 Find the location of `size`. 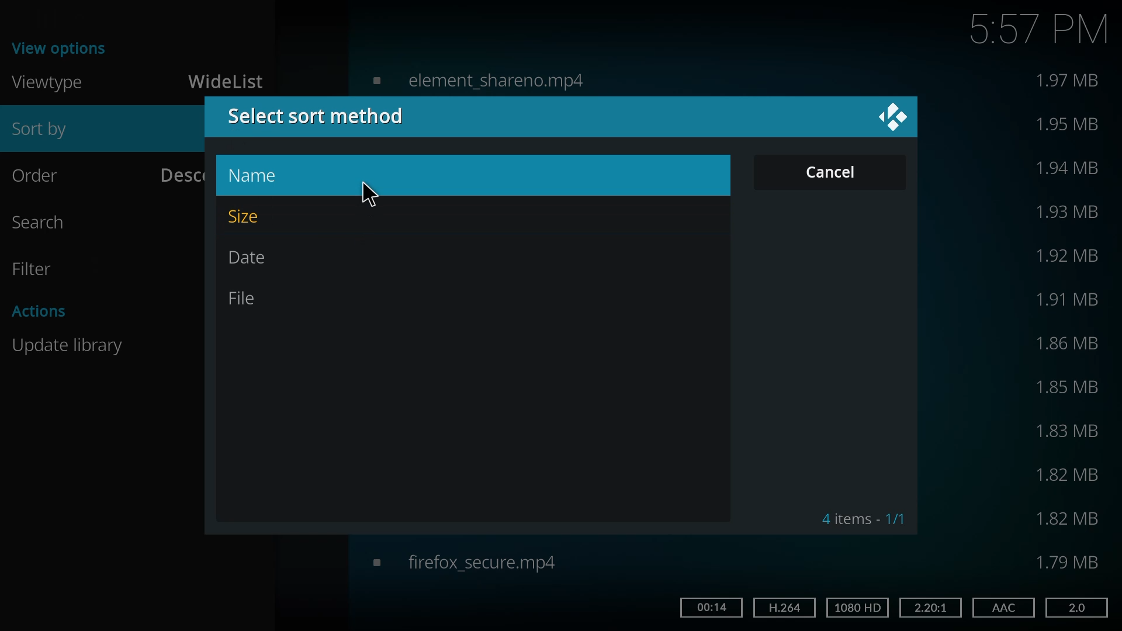

size is located at coordinates (1068, 344).